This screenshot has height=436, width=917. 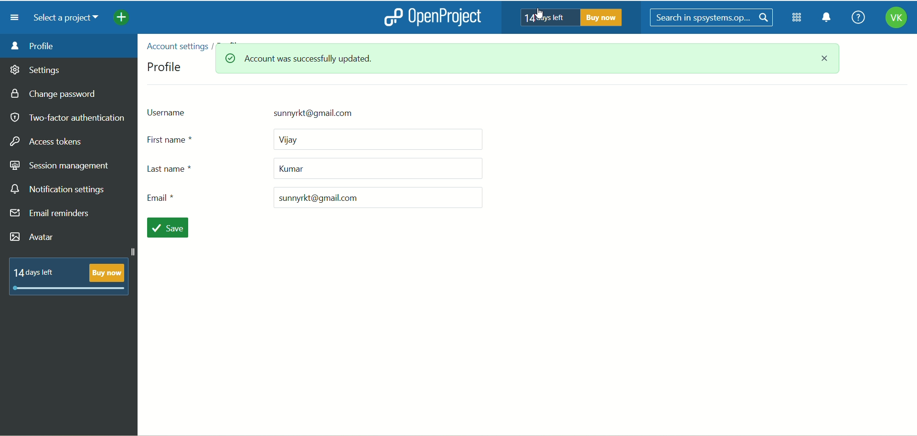 What do you see at coordinates (299, 112) in the screenshot?
I see `ussername` at bounding box center [299, 112].